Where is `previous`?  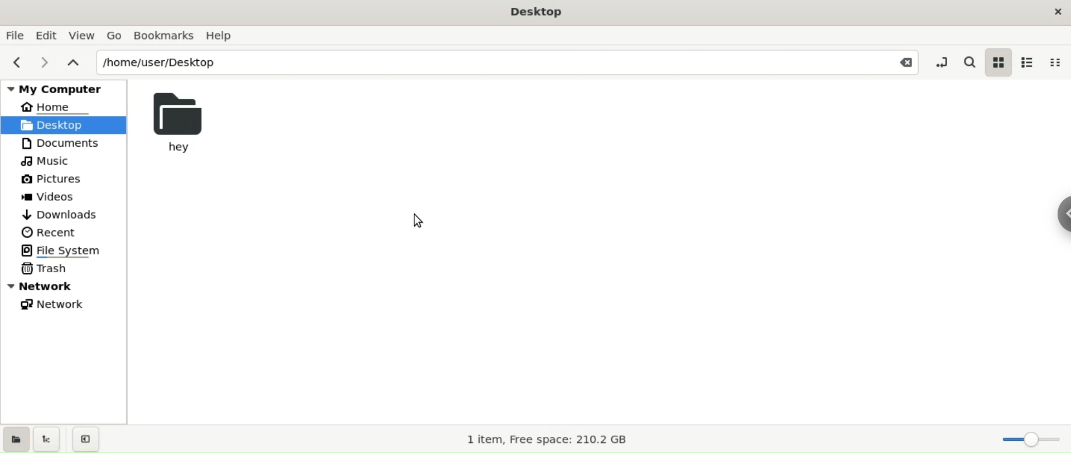 previous is located at coordinates (20, 60).